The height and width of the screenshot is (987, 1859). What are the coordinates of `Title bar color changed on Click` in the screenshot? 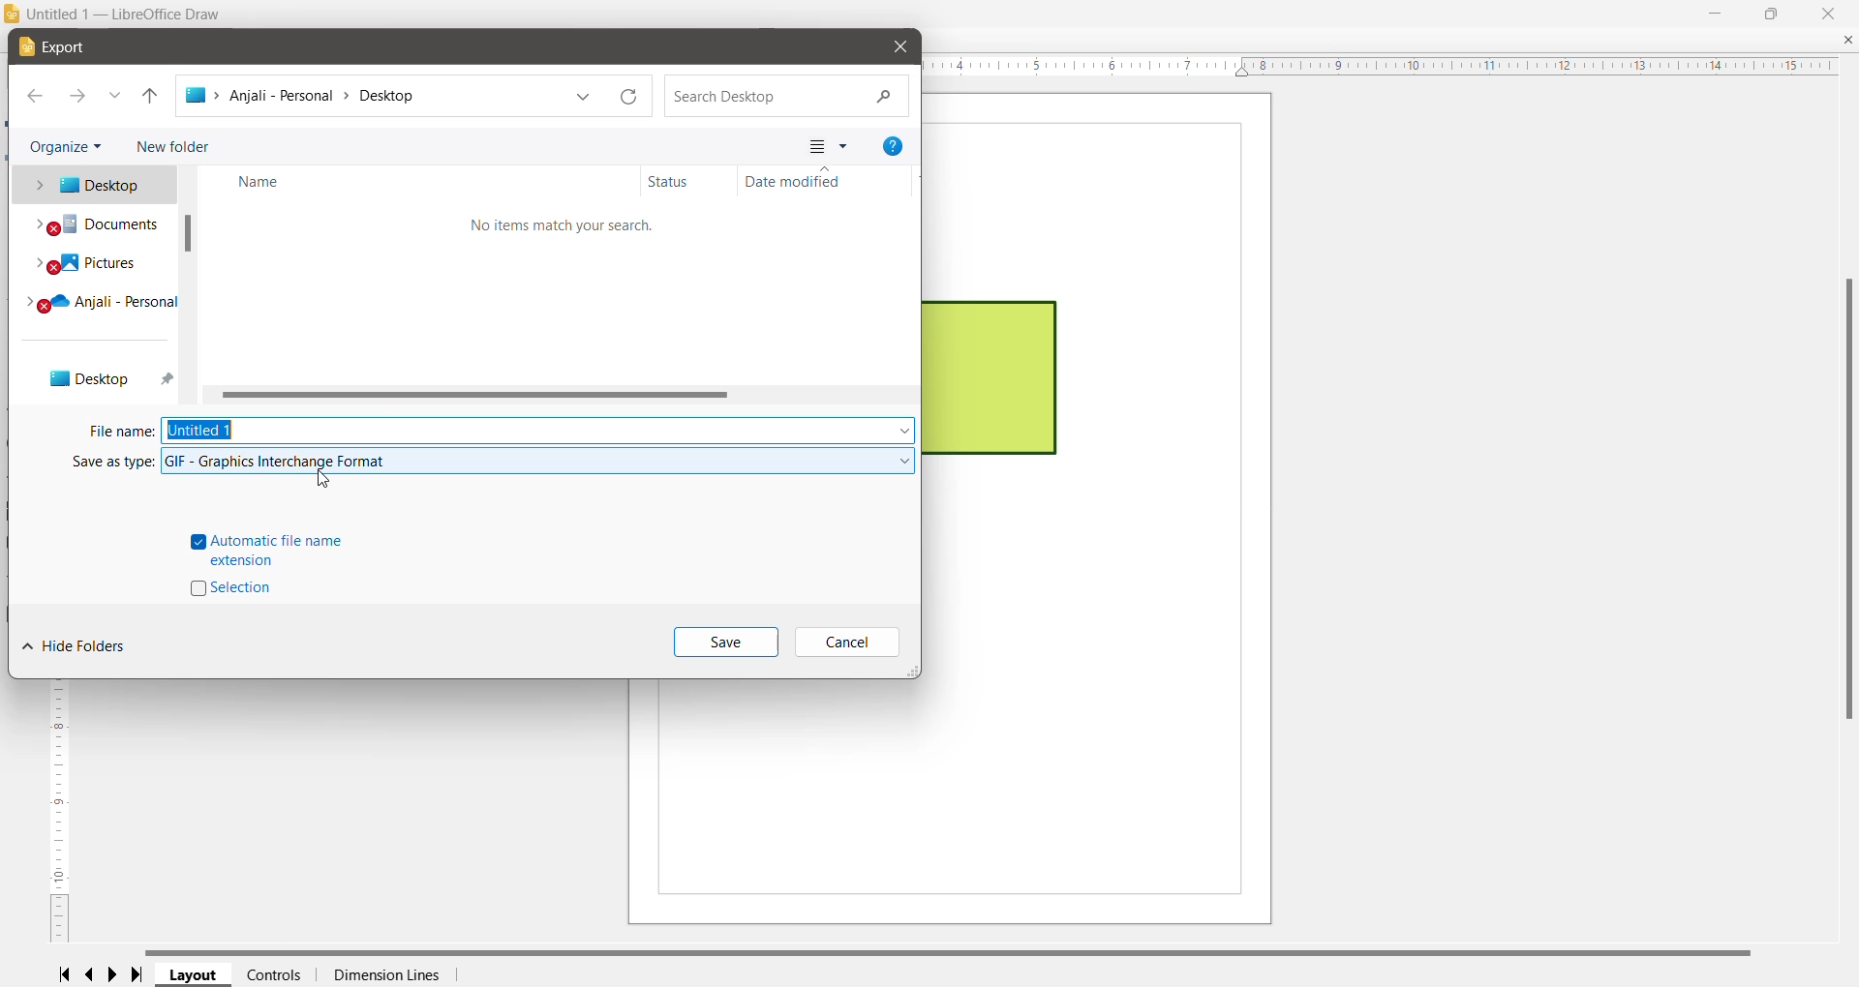 It's located at (958, 15).